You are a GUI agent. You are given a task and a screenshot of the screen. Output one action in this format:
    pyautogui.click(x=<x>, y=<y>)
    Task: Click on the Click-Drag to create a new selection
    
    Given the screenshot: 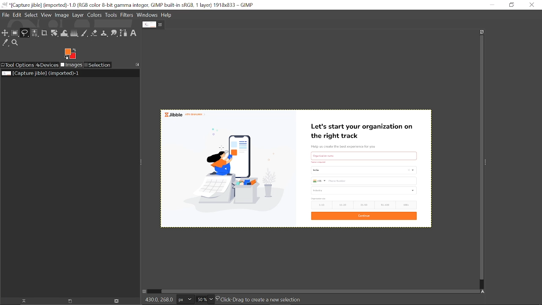 What is the action you would take?
    pyautogui.click(x=262, y=299)
    